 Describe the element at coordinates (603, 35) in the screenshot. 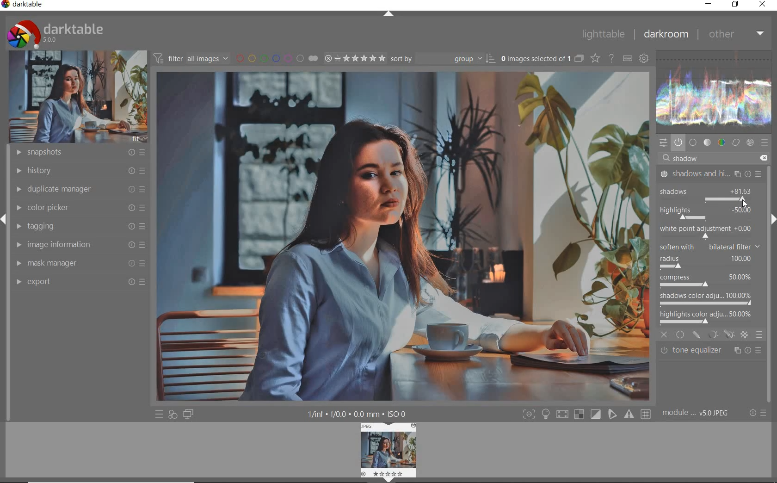

I see `lighttable` at that location.